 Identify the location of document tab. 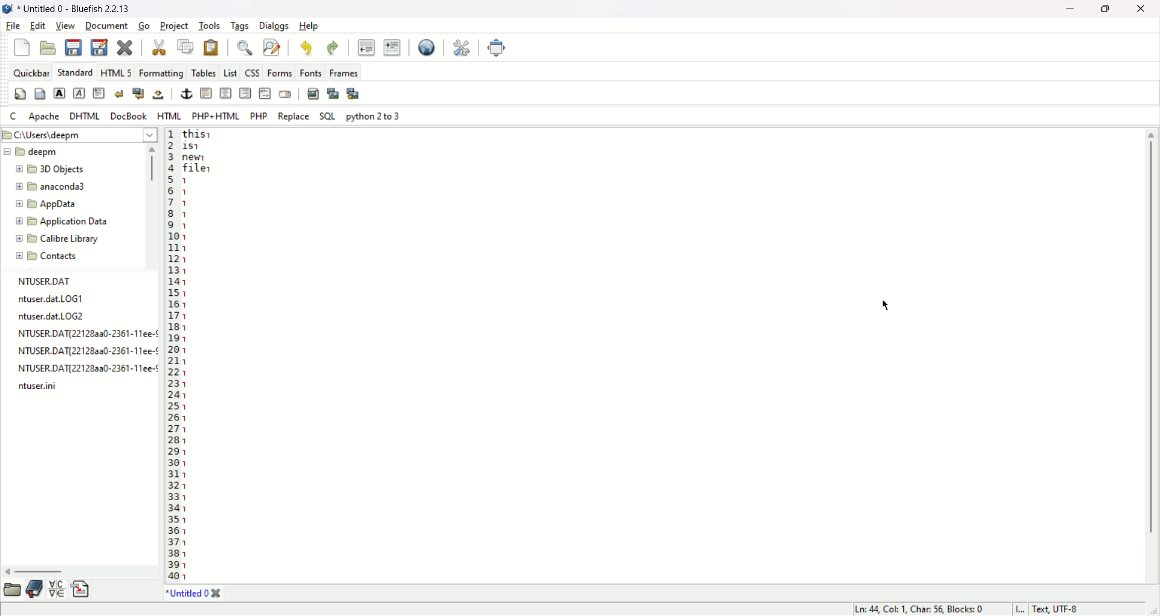
(188, 595).